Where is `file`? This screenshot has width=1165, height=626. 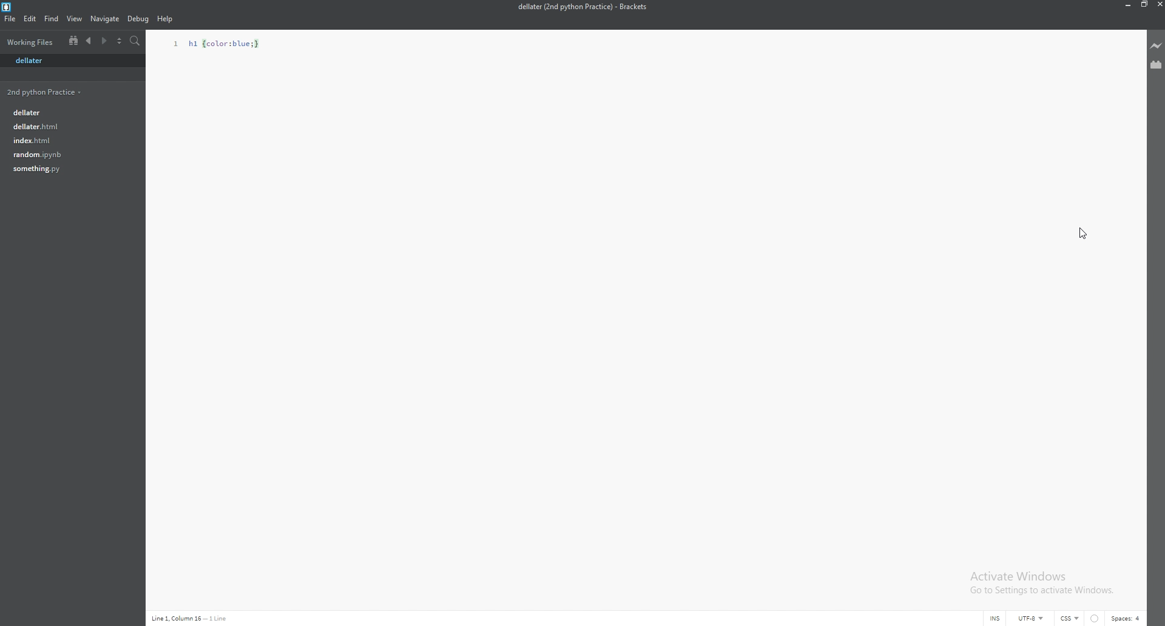 file is located at coordinates (67, 169).